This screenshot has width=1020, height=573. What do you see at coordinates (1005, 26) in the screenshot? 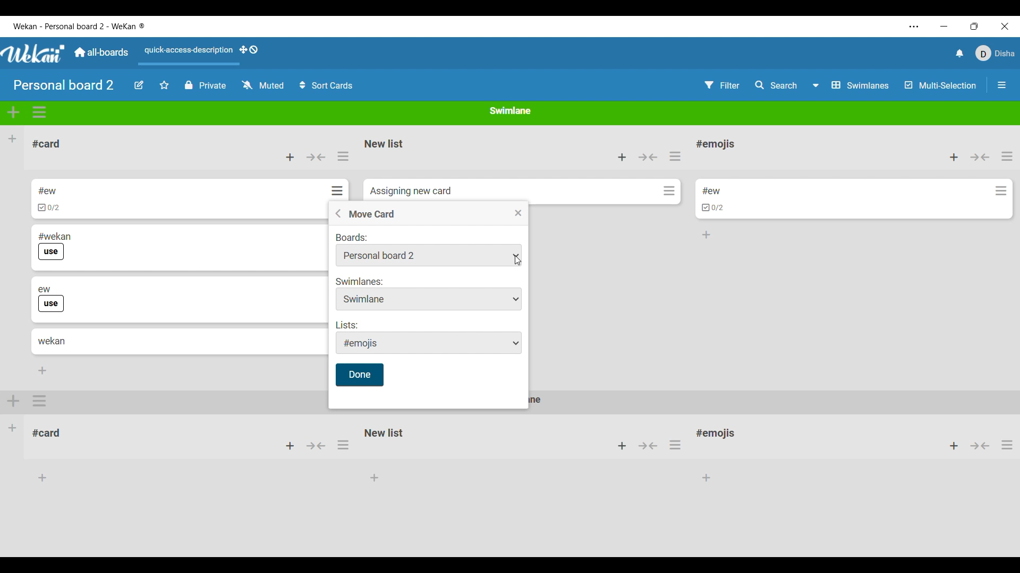
I see `Close interface` at bounding box center [1005, 26].